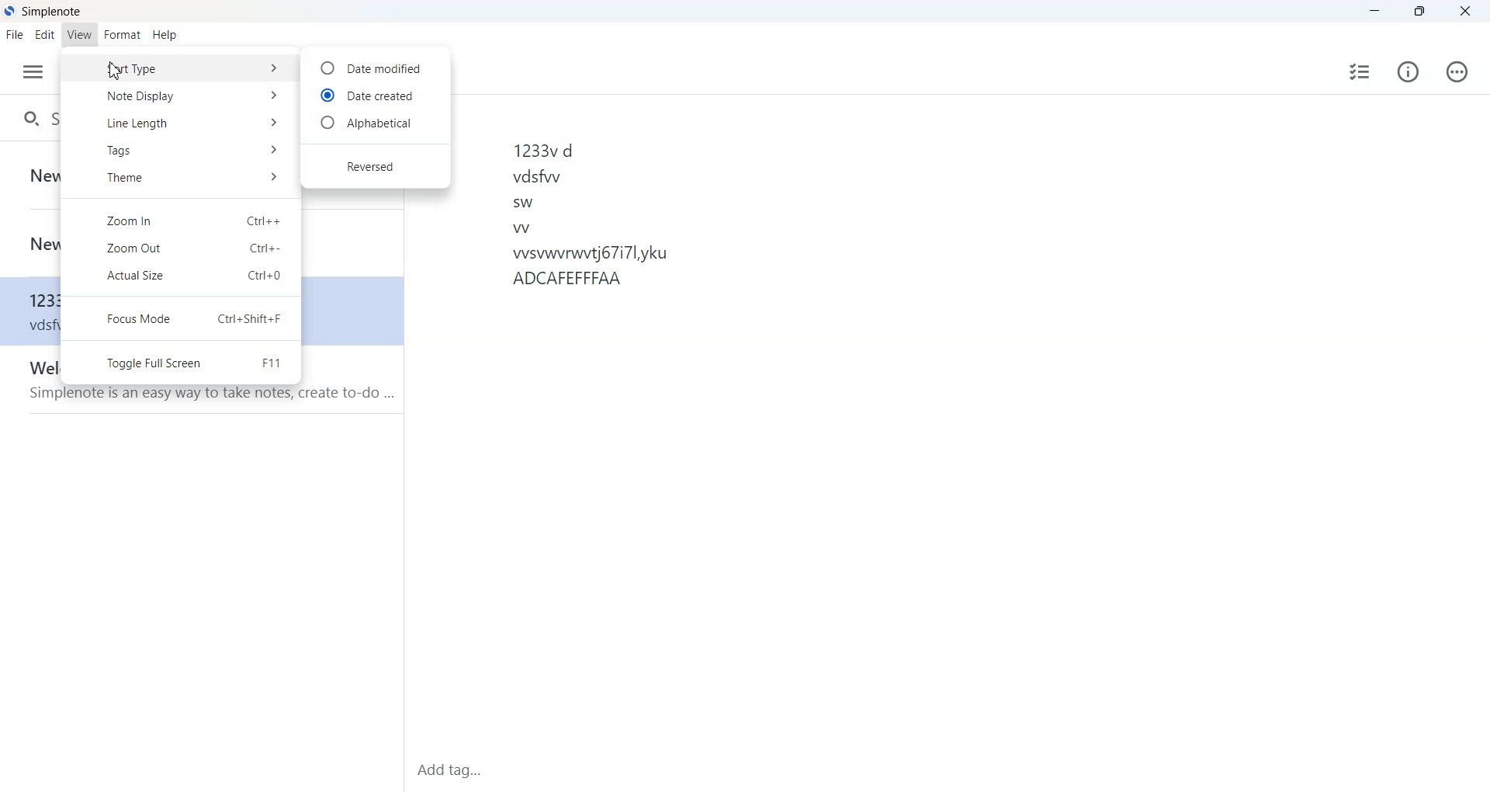  I want to click on Close, so click(1464, 12).